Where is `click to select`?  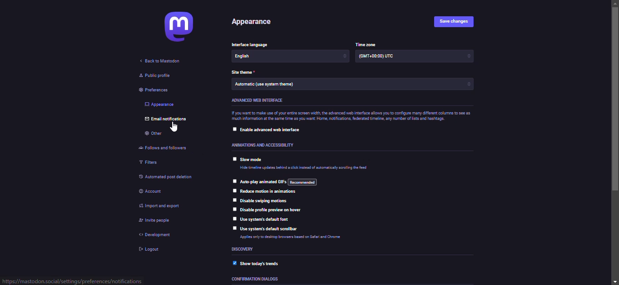
click to select is located at coordinates (232, 228).